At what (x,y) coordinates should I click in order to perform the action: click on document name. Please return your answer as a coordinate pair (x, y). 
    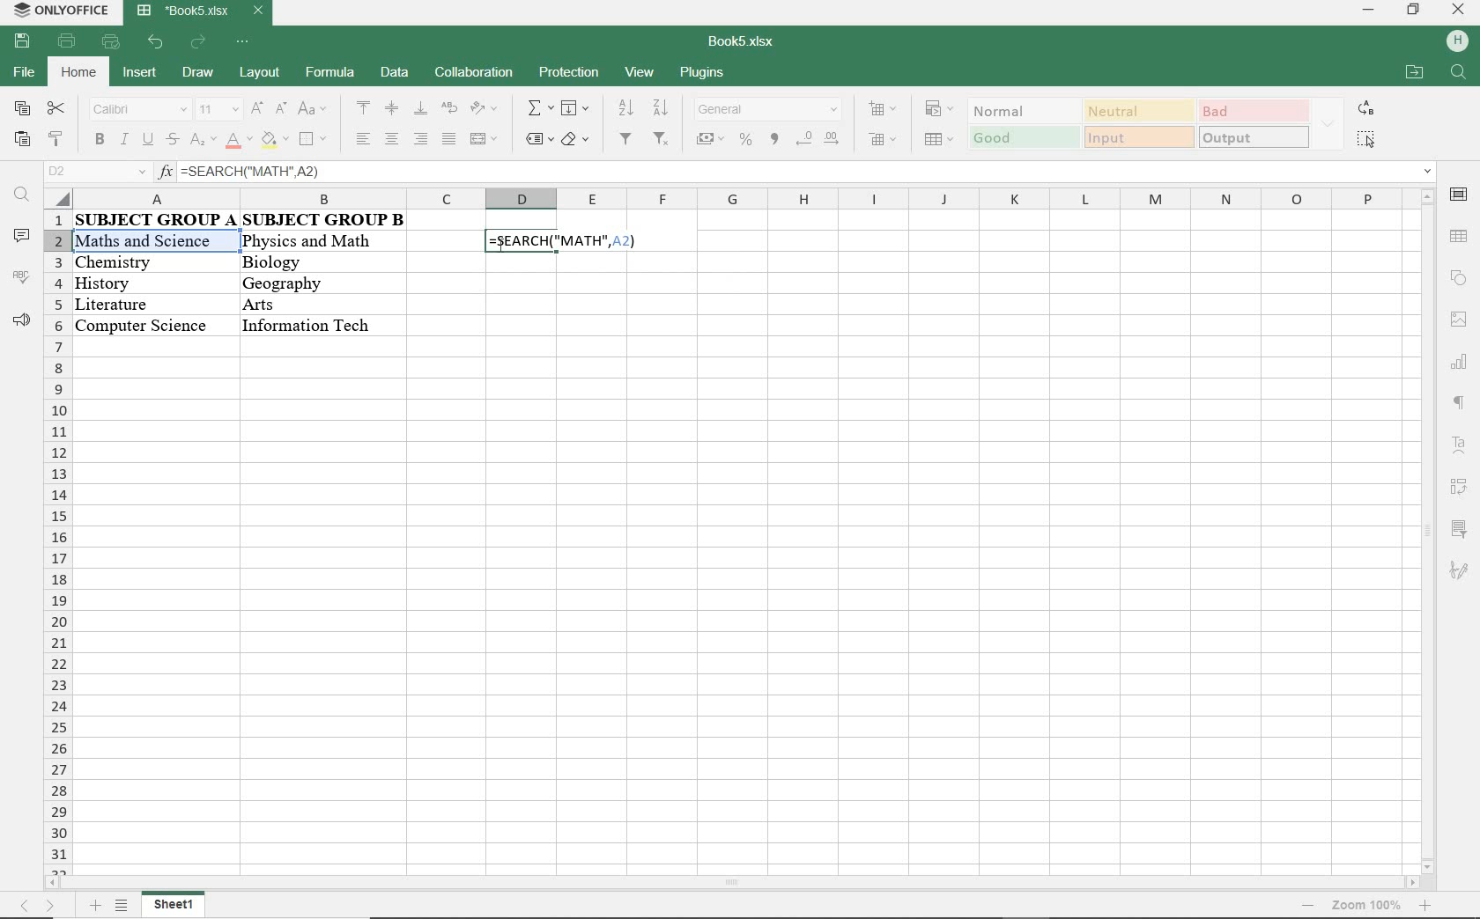
    Looking at the image, I should click on (743, 42).